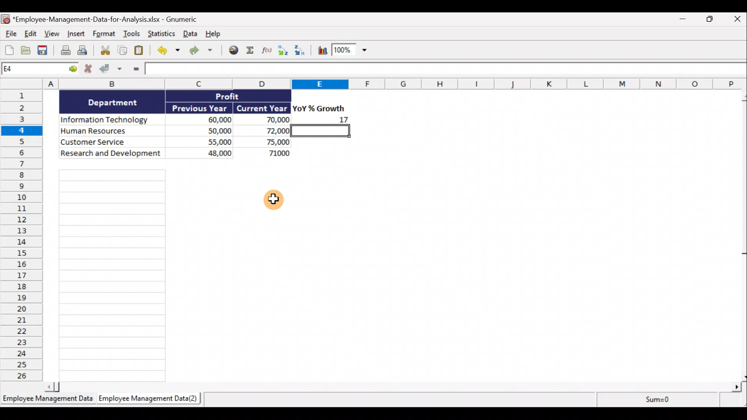 This screenshot has height=420, width=747. I want to click on Close, so click(737, 19).